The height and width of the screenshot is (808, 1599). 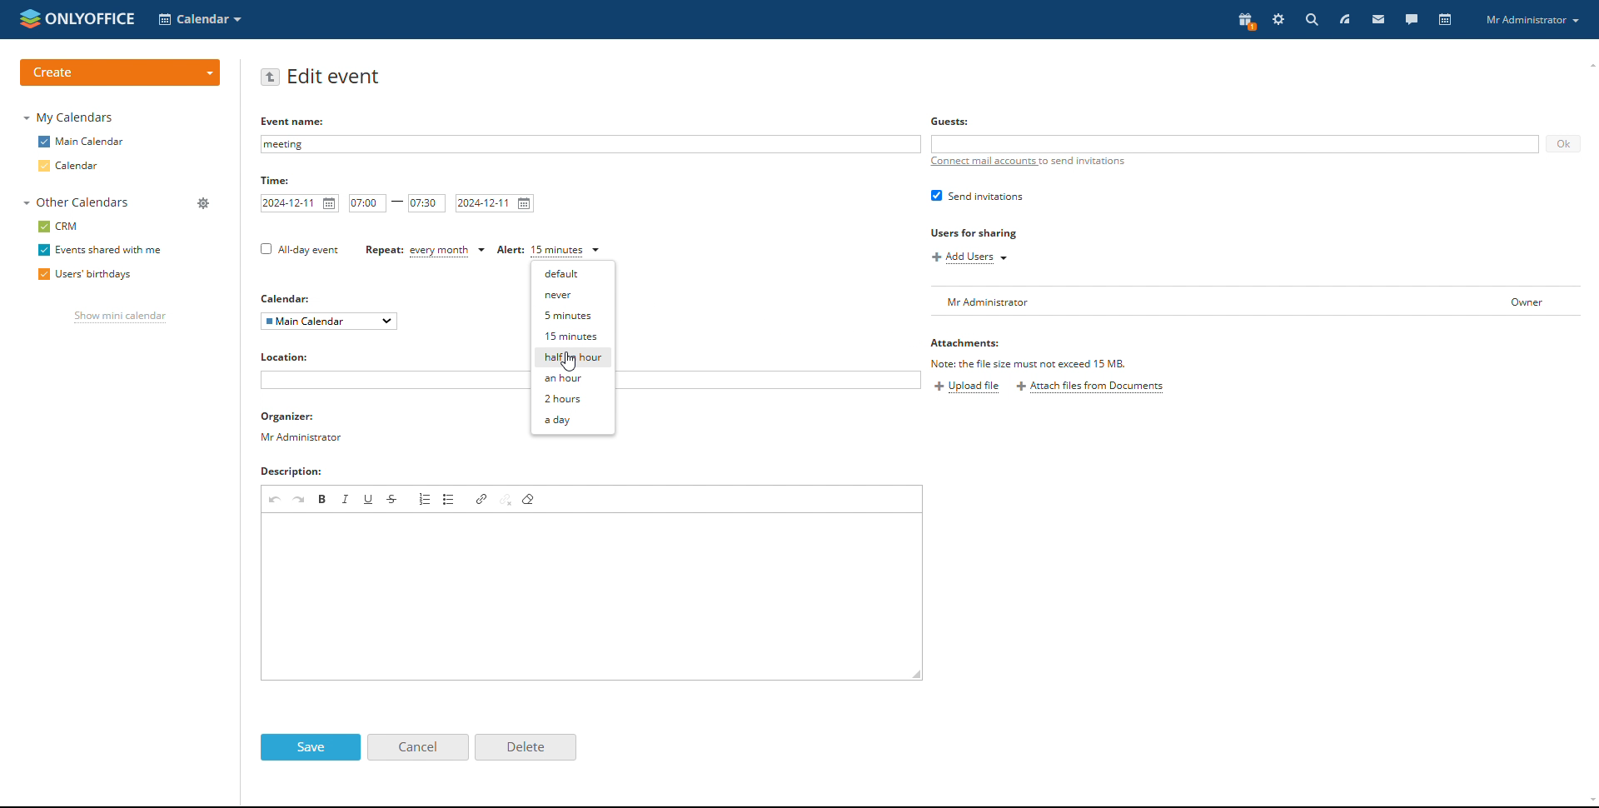 I want to click on my calendars, so click(x=69, y=118).